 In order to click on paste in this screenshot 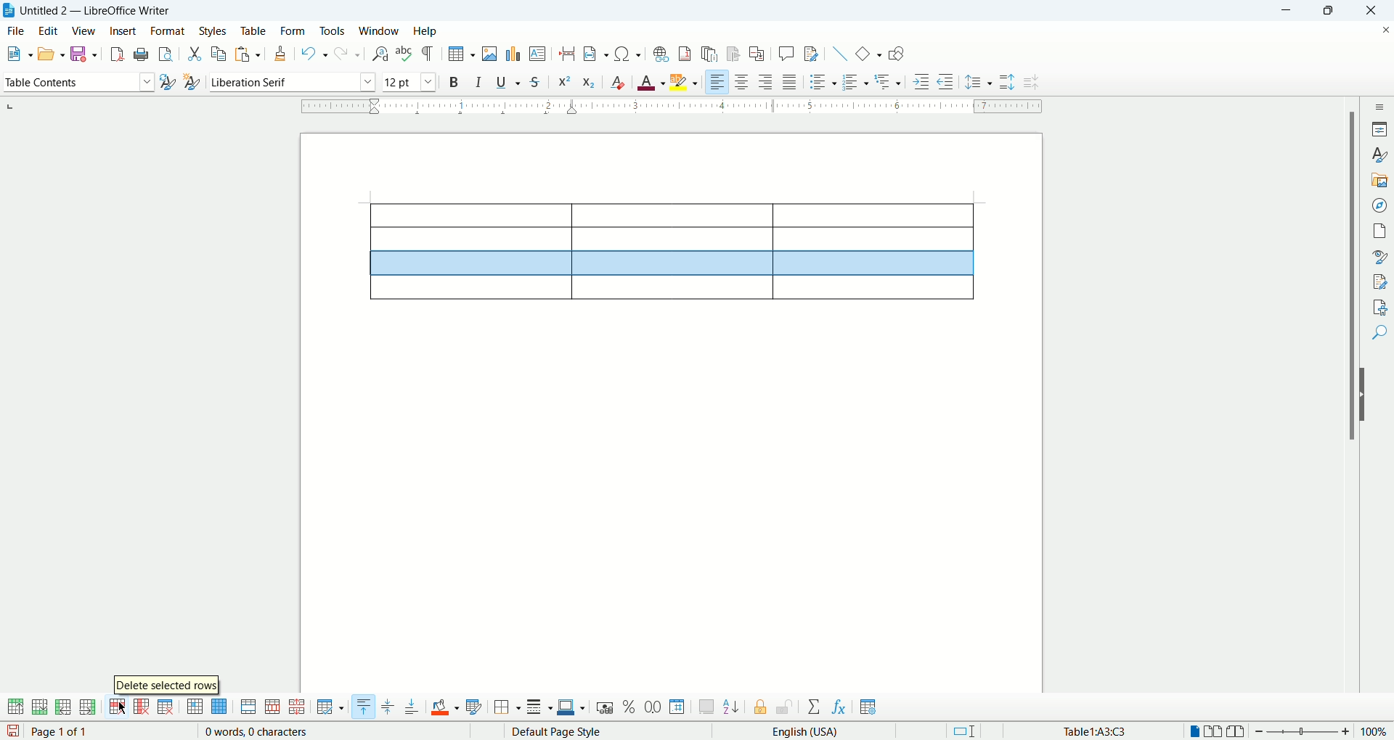, I will do `click(248, 57)`.